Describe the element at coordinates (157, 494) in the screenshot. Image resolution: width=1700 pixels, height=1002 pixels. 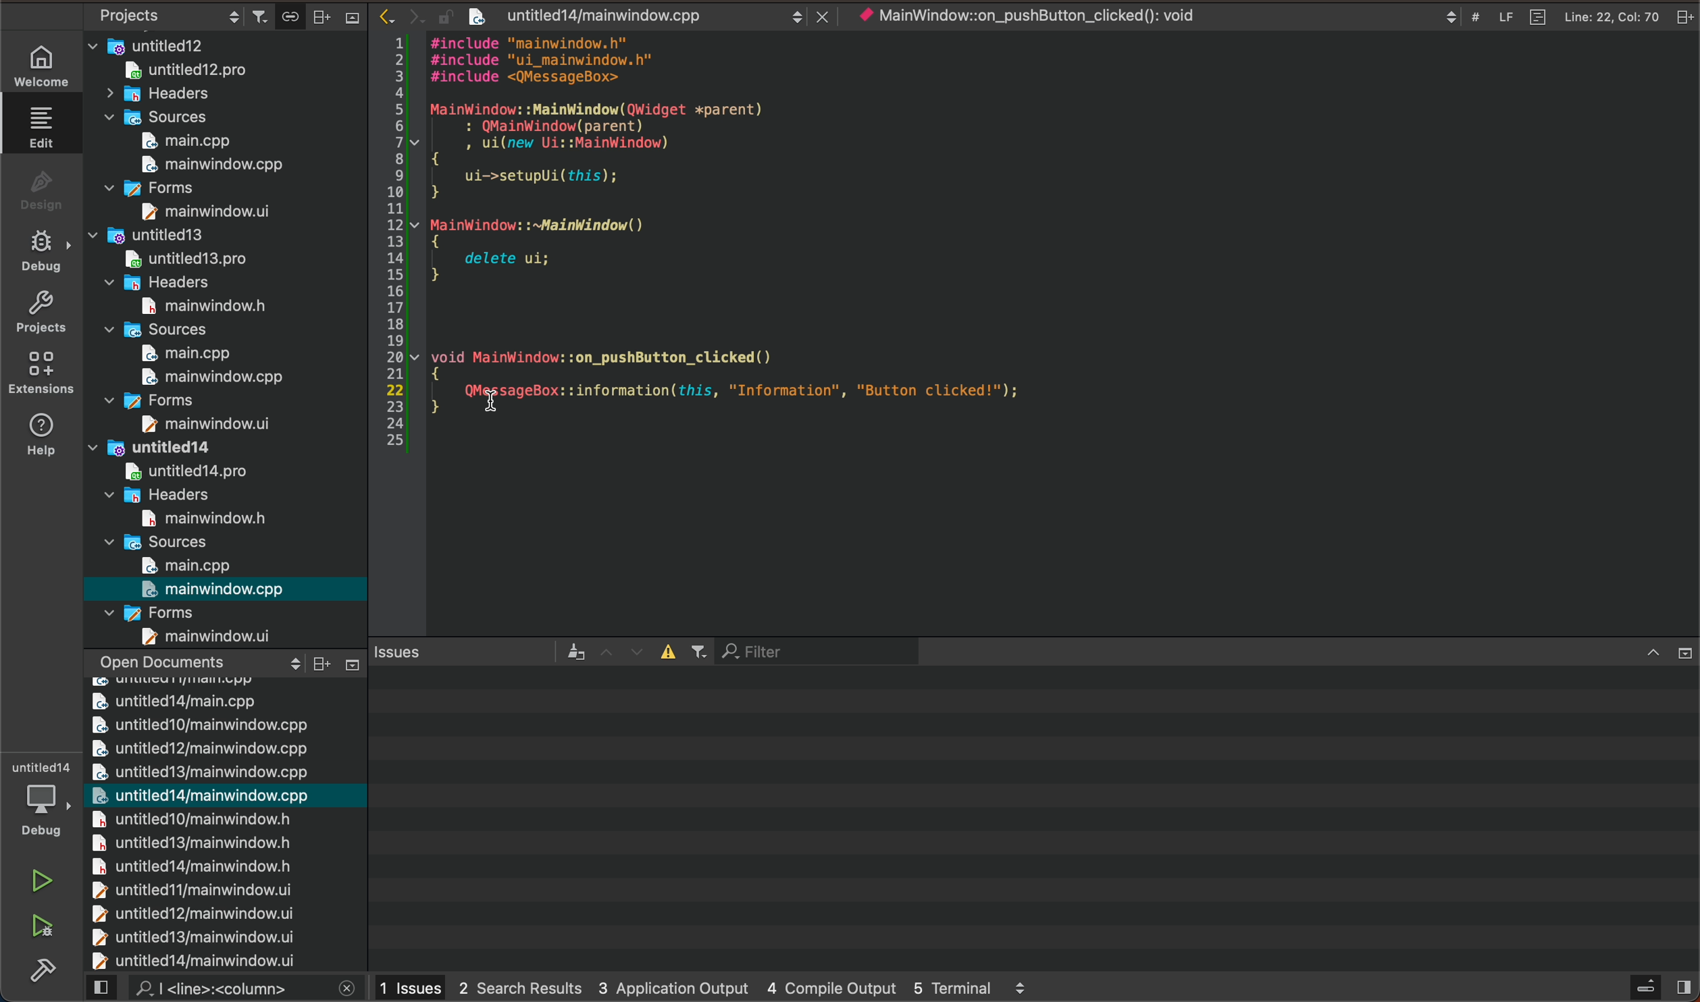
I see `headers` at that location.